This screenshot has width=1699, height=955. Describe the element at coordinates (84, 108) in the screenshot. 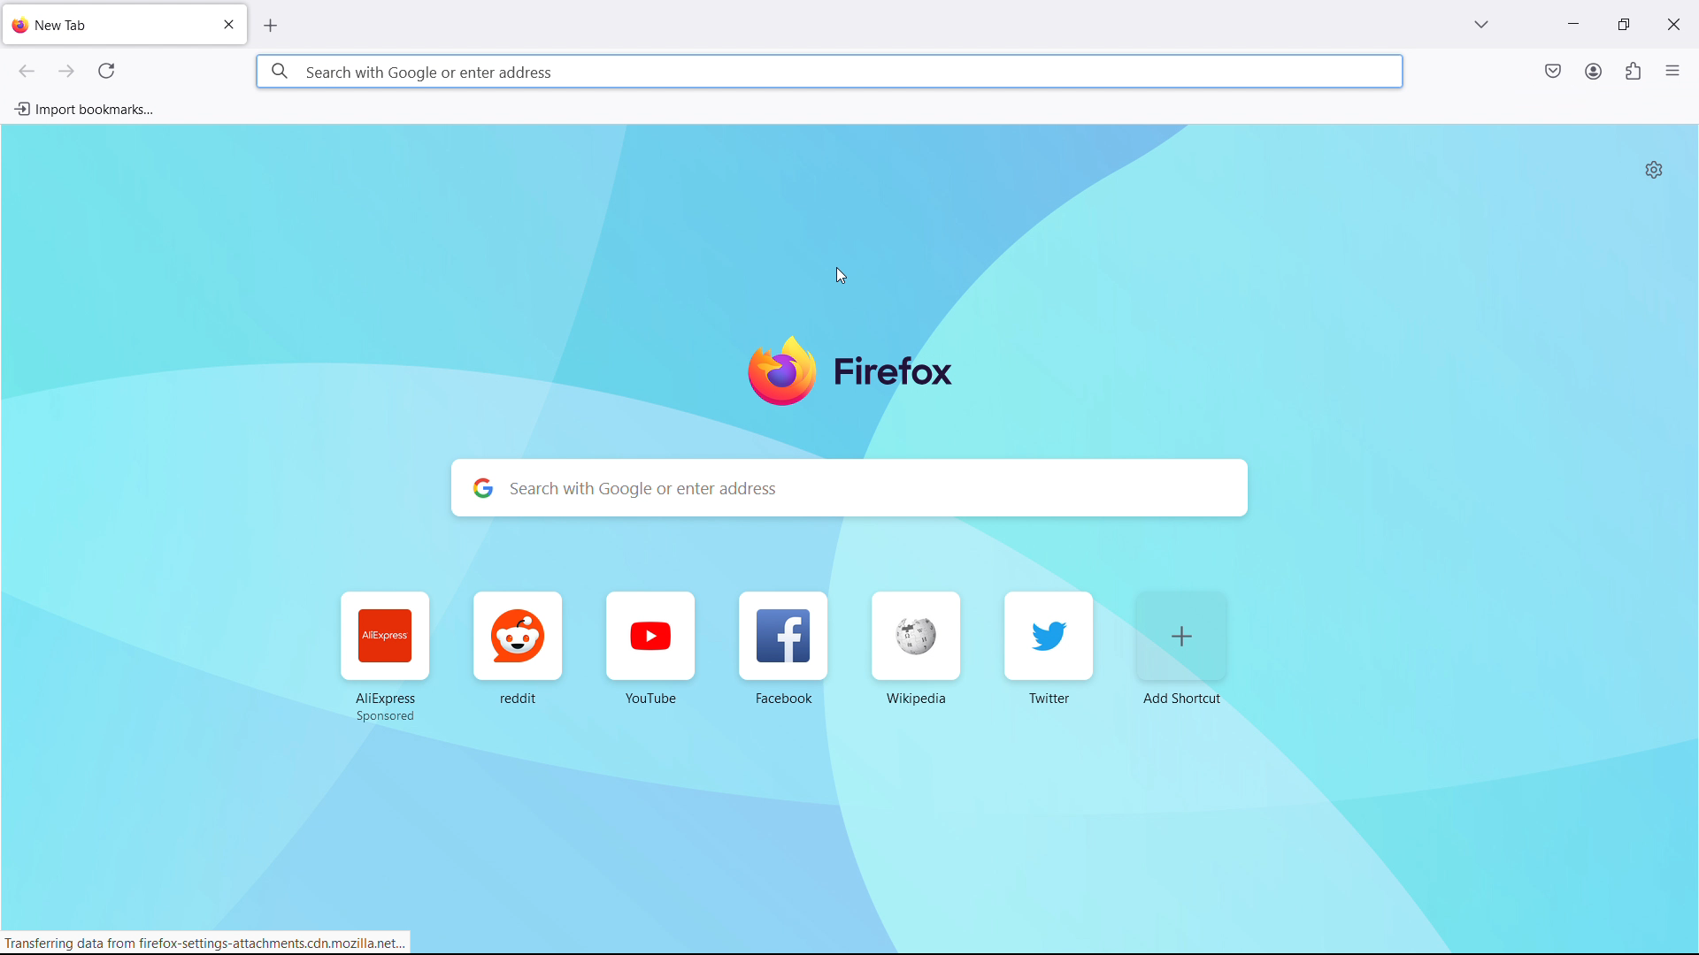

I see `import bookmarks` at that location.